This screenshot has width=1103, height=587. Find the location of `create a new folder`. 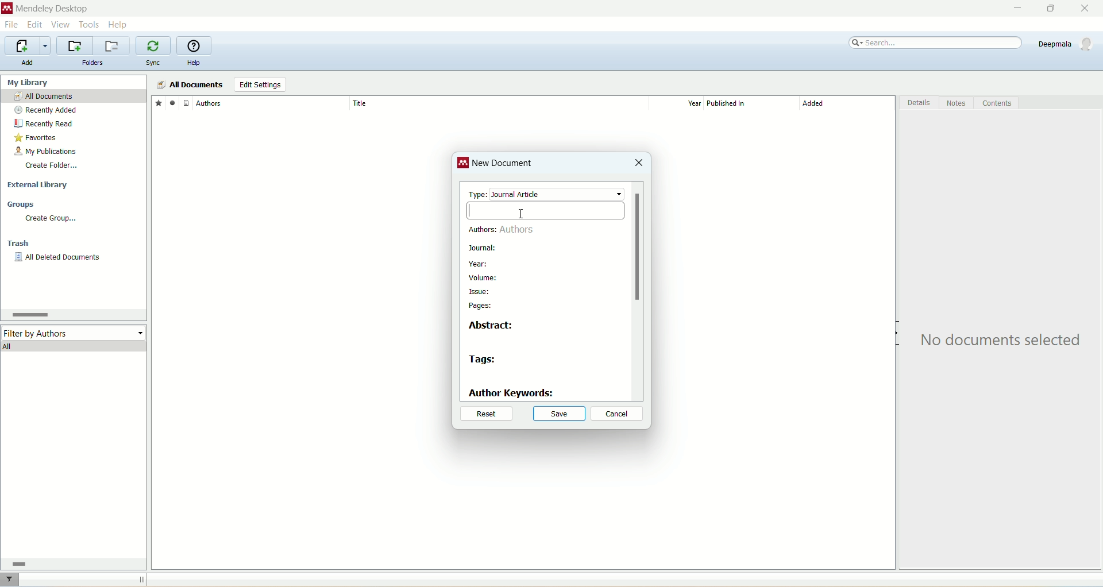

create a new folder is located at coordinates (75, 46).